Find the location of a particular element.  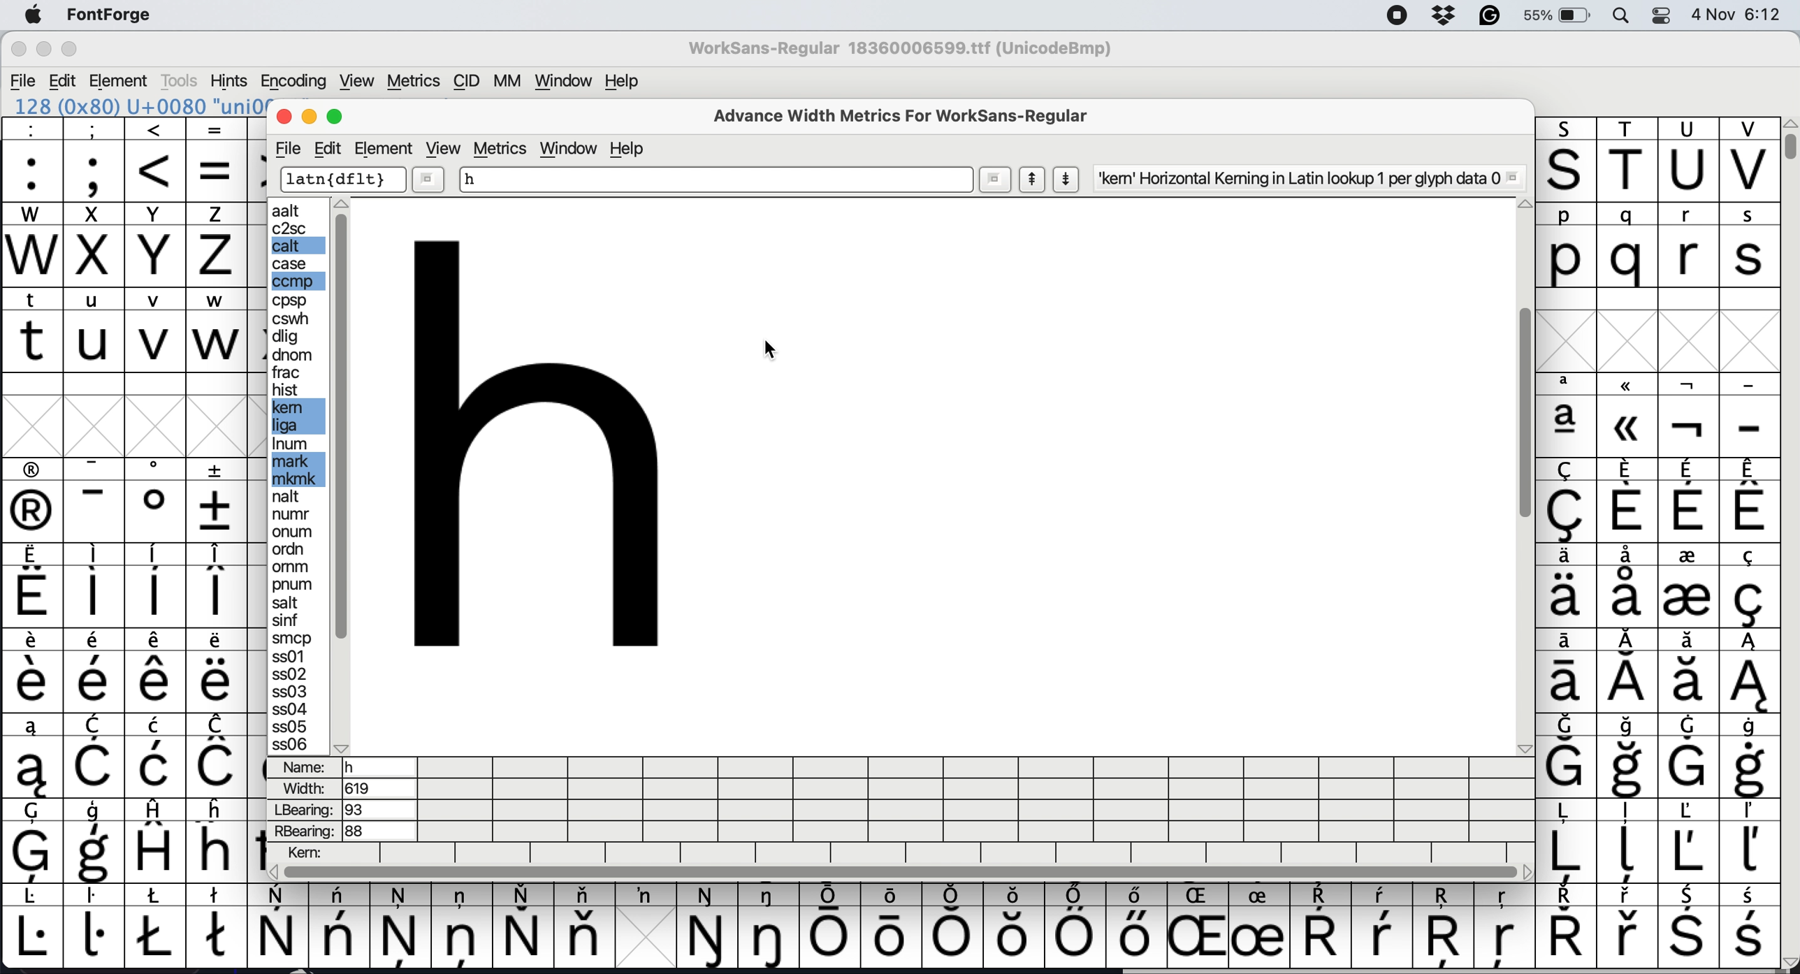

Help is located at coordinates (620, 81).